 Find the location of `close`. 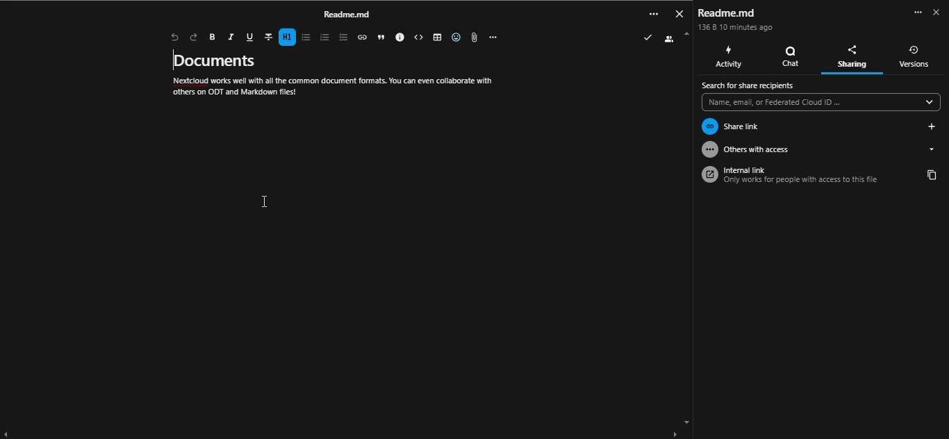

close is located at coordinates (936, 12).